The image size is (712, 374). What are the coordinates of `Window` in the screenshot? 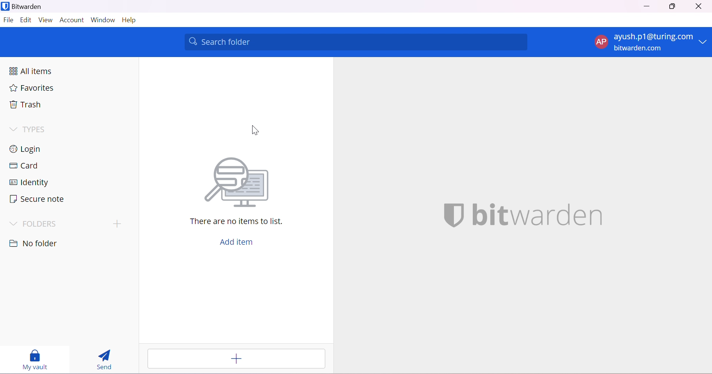 It's located at (103, 19).